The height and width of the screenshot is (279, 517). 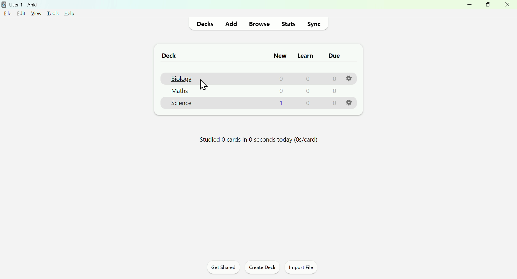 I want to click on Create Deck, so click(x=261, y=268).